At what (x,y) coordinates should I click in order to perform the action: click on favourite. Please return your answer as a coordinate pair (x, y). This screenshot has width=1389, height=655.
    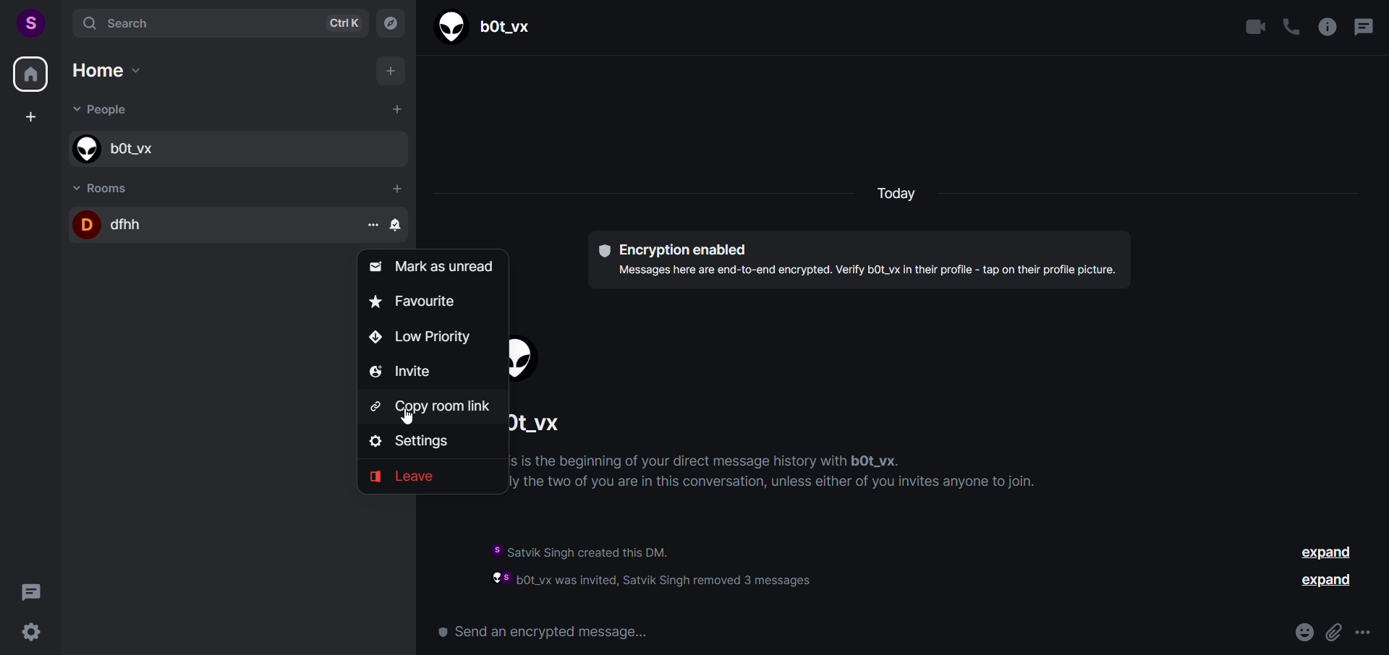
    Looking at the image, I should click on (417, 303).